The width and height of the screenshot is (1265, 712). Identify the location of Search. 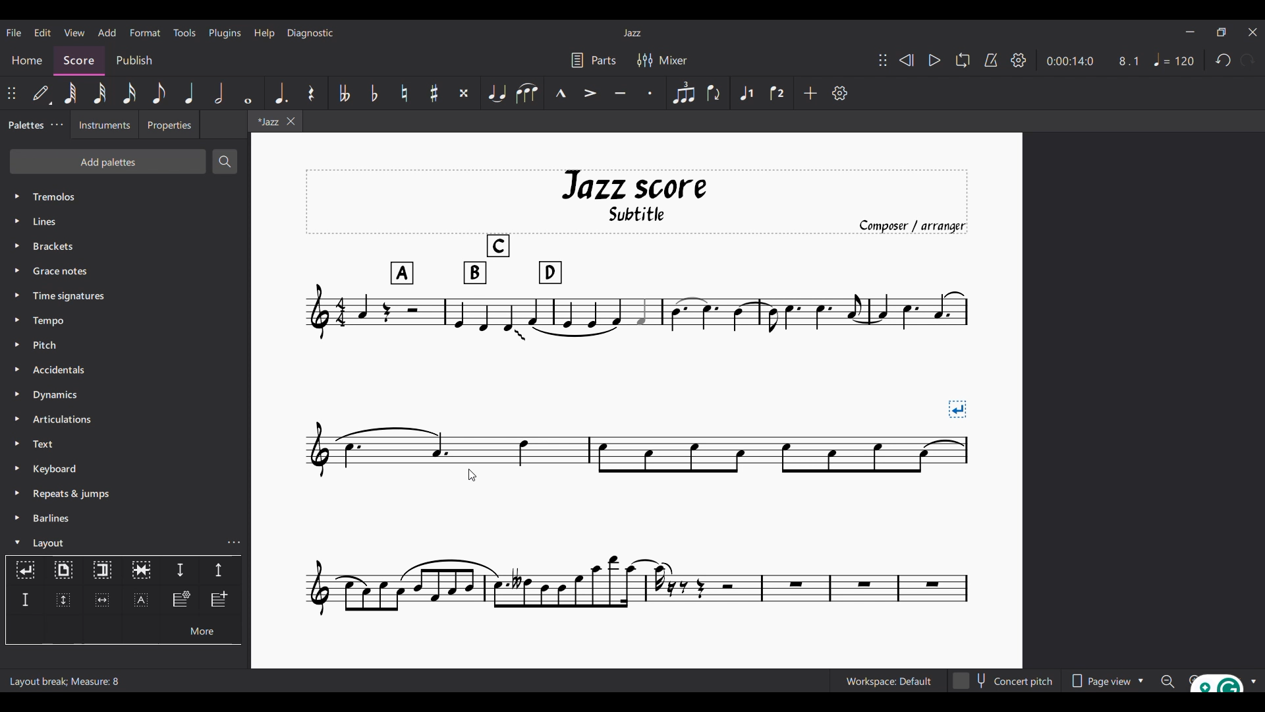
(225, 162).